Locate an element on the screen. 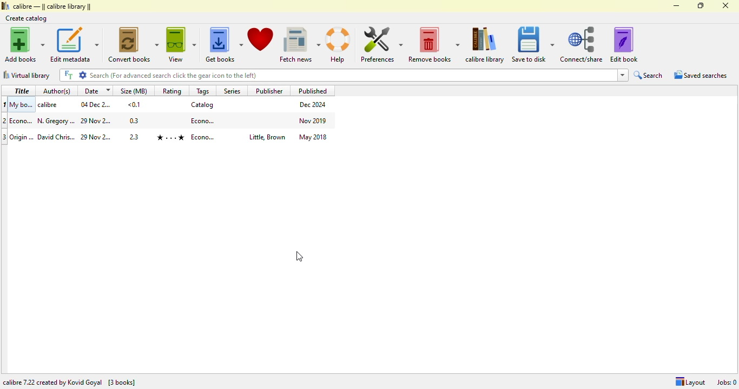  saved searches is located at coordinates (701, 75).